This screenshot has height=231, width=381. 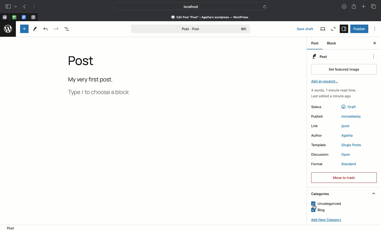 I want to click on Post-Post, so click(x=190, y=29).